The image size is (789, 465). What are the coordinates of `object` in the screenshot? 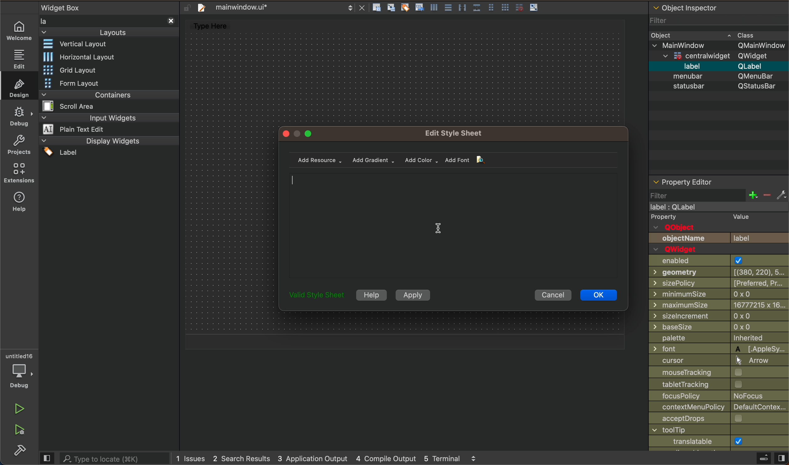 It's located at (705, 35).